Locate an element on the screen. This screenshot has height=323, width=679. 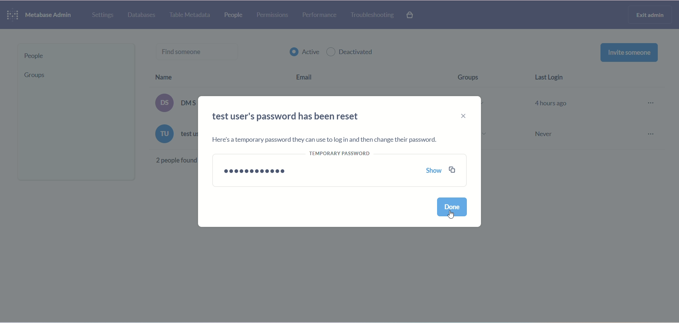
people is located at coordinates (237, 15).